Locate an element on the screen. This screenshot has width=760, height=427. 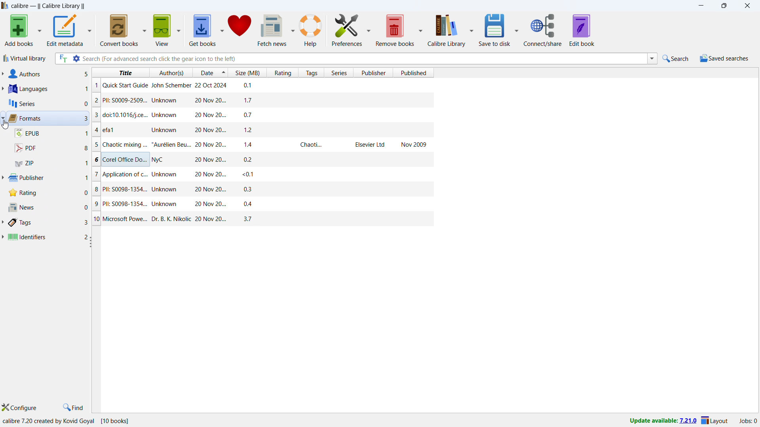
title is located at coordinates (48, 6).